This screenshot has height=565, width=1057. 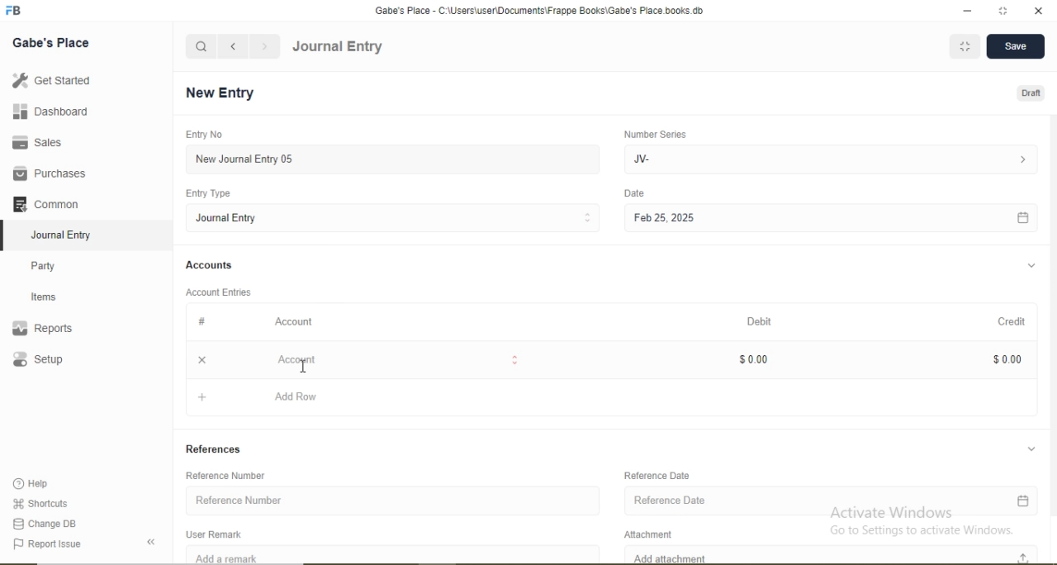 I want to click on cursor, so click(x=304, y=366).